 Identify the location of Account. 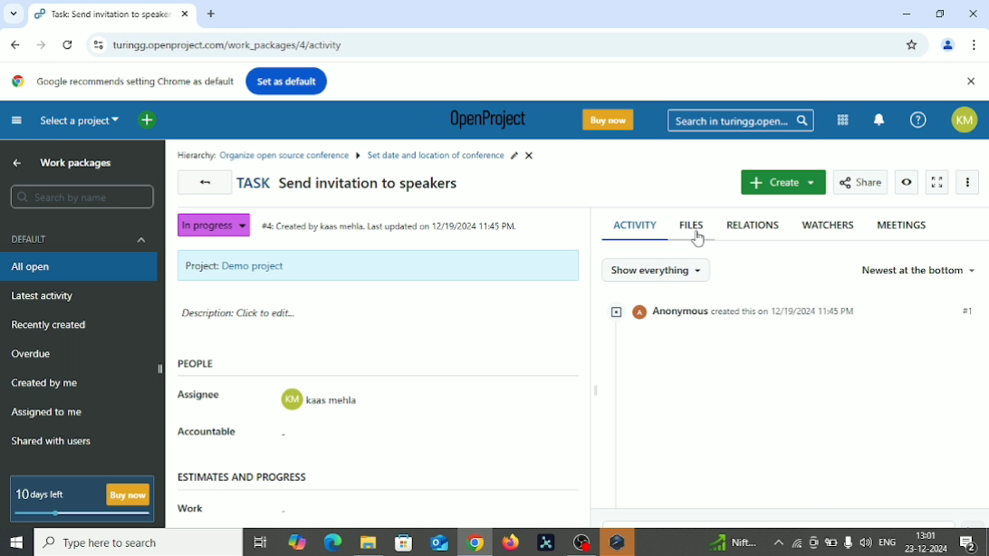
(948, 46).